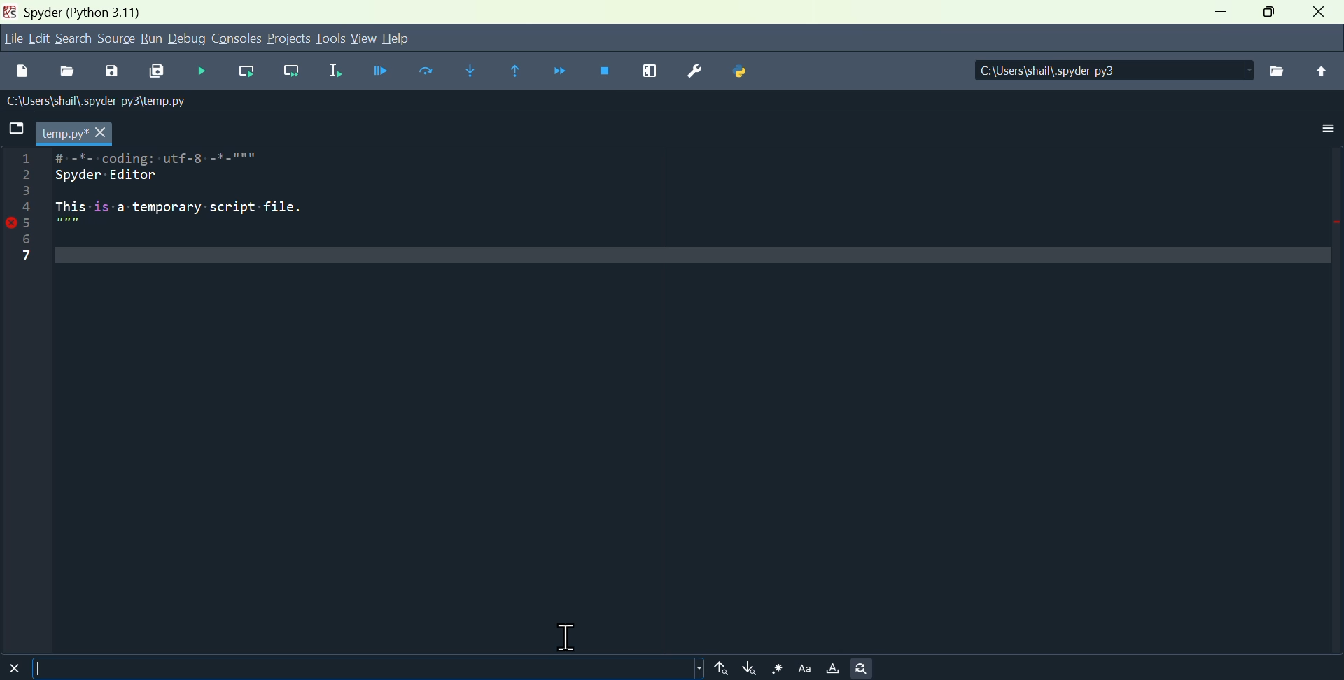  I want to click on Run, so click(154, 40).